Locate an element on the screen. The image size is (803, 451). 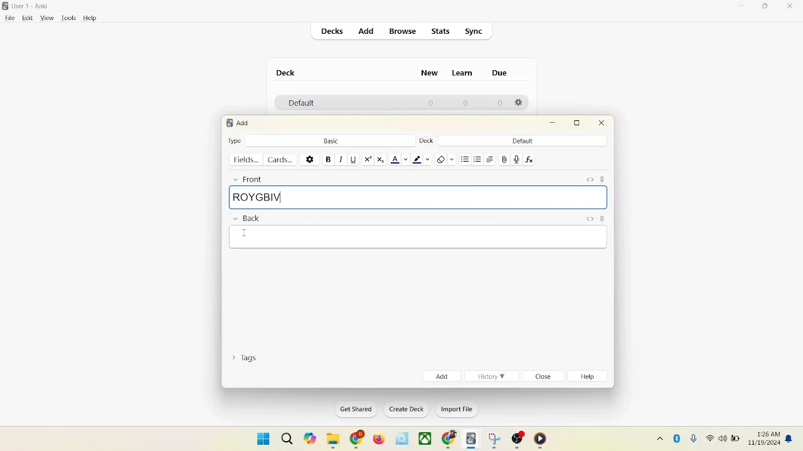
Options is located at coordinates (520, 103).